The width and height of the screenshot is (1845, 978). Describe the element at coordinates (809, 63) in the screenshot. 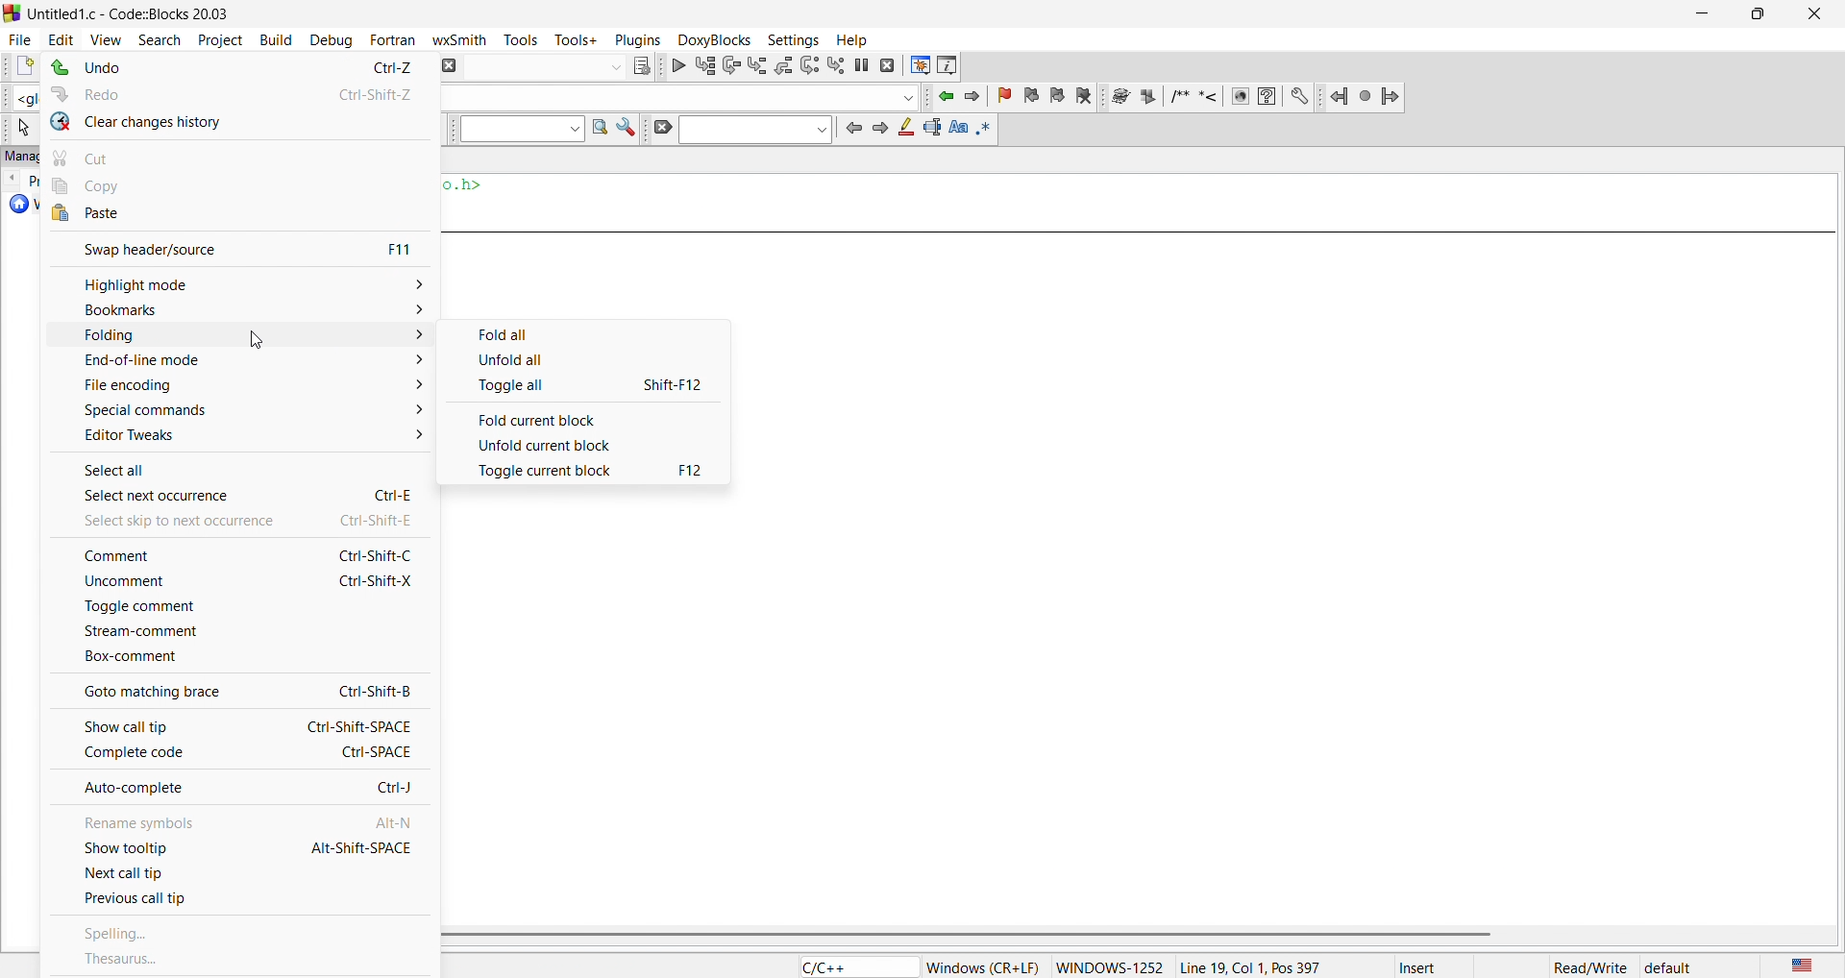

I see `next instruction` at that location.